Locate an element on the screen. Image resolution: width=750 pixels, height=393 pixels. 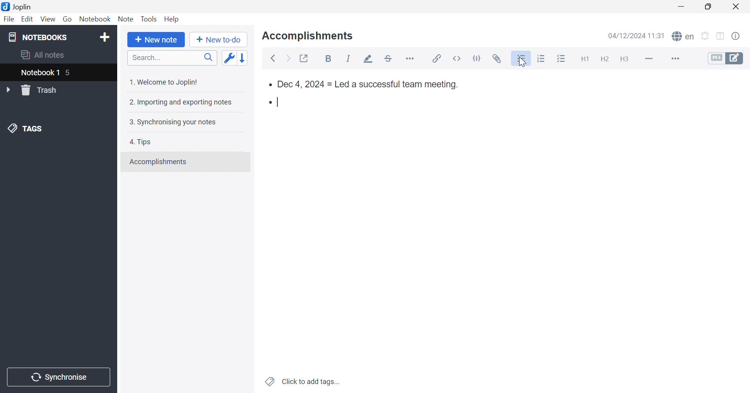
Bulleted list is located at coordinates (522, 60).